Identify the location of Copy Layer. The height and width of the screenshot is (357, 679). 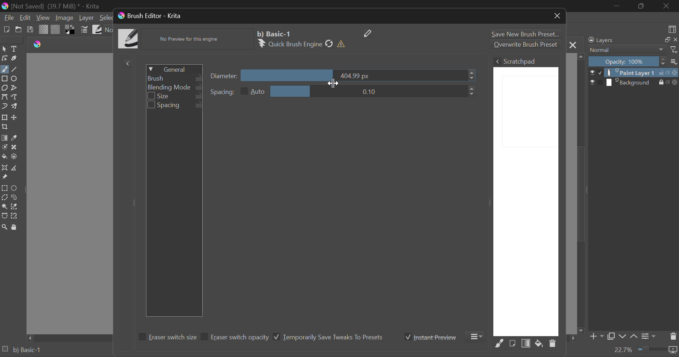
(611, 336).